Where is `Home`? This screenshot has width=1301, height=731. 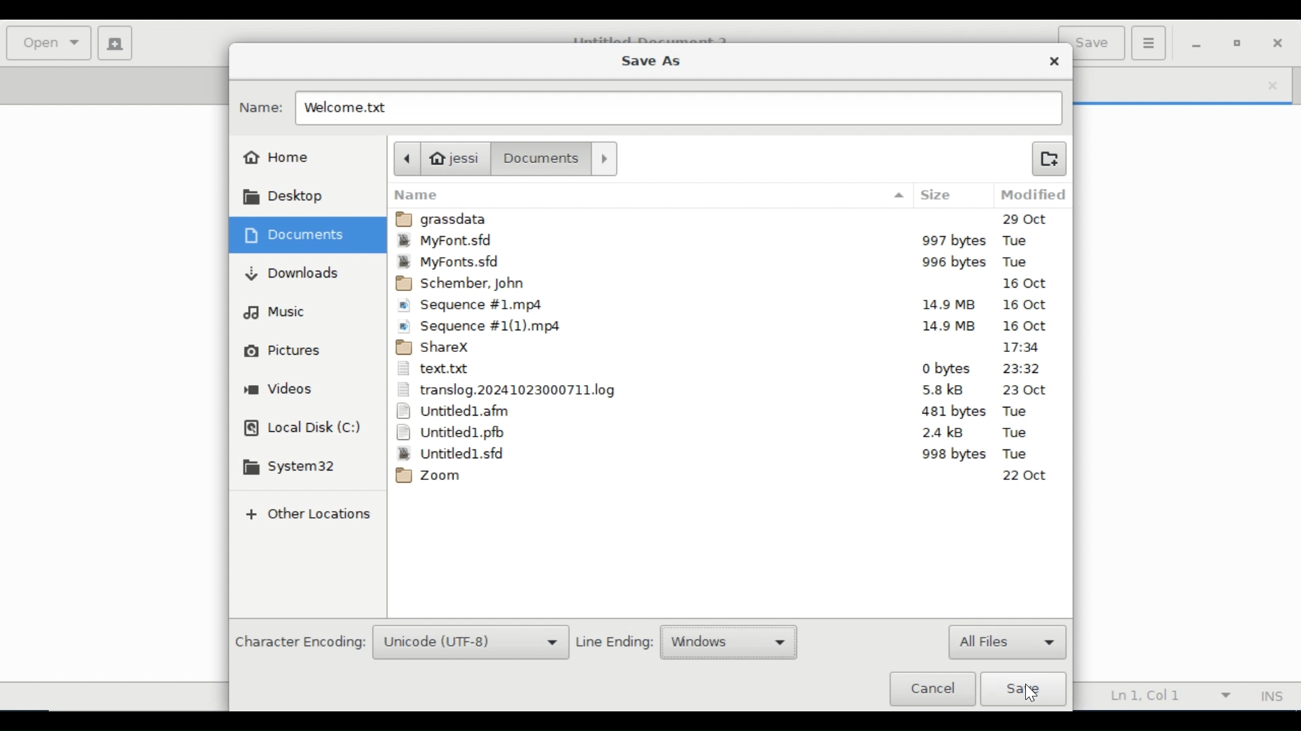 Home is located at coordinates (278, 158).